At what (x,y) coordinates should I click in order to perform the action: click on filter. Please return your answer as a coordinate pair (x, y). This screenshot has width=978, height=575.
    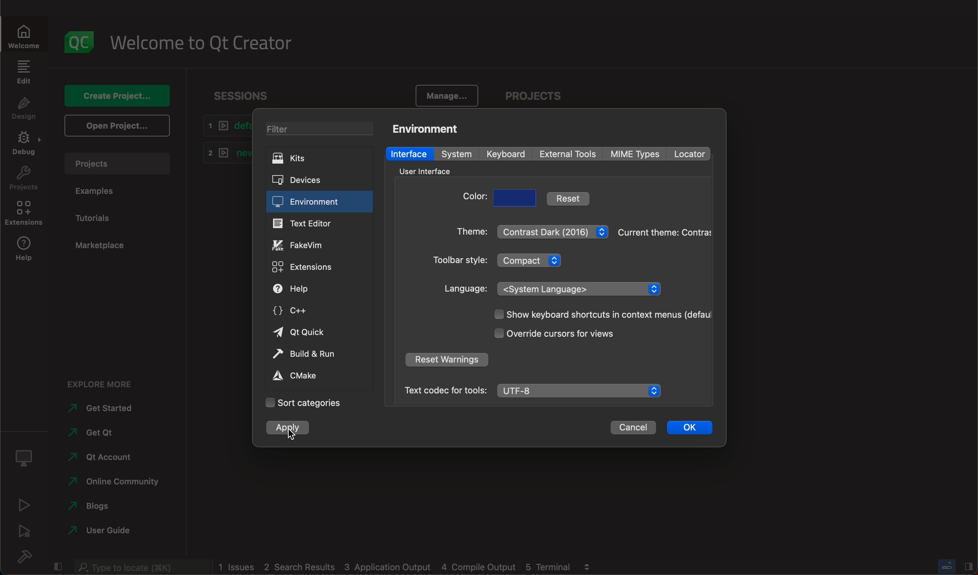
    Looking at the image, I should click on (316, 128).